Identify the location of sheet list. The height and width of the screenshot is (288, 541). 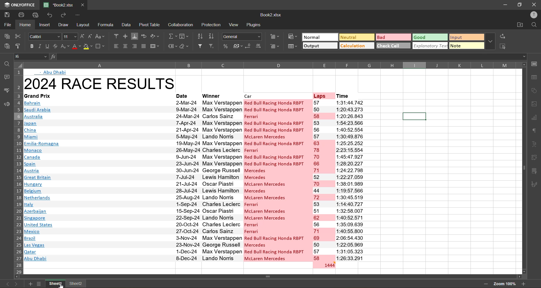
(39, 283).